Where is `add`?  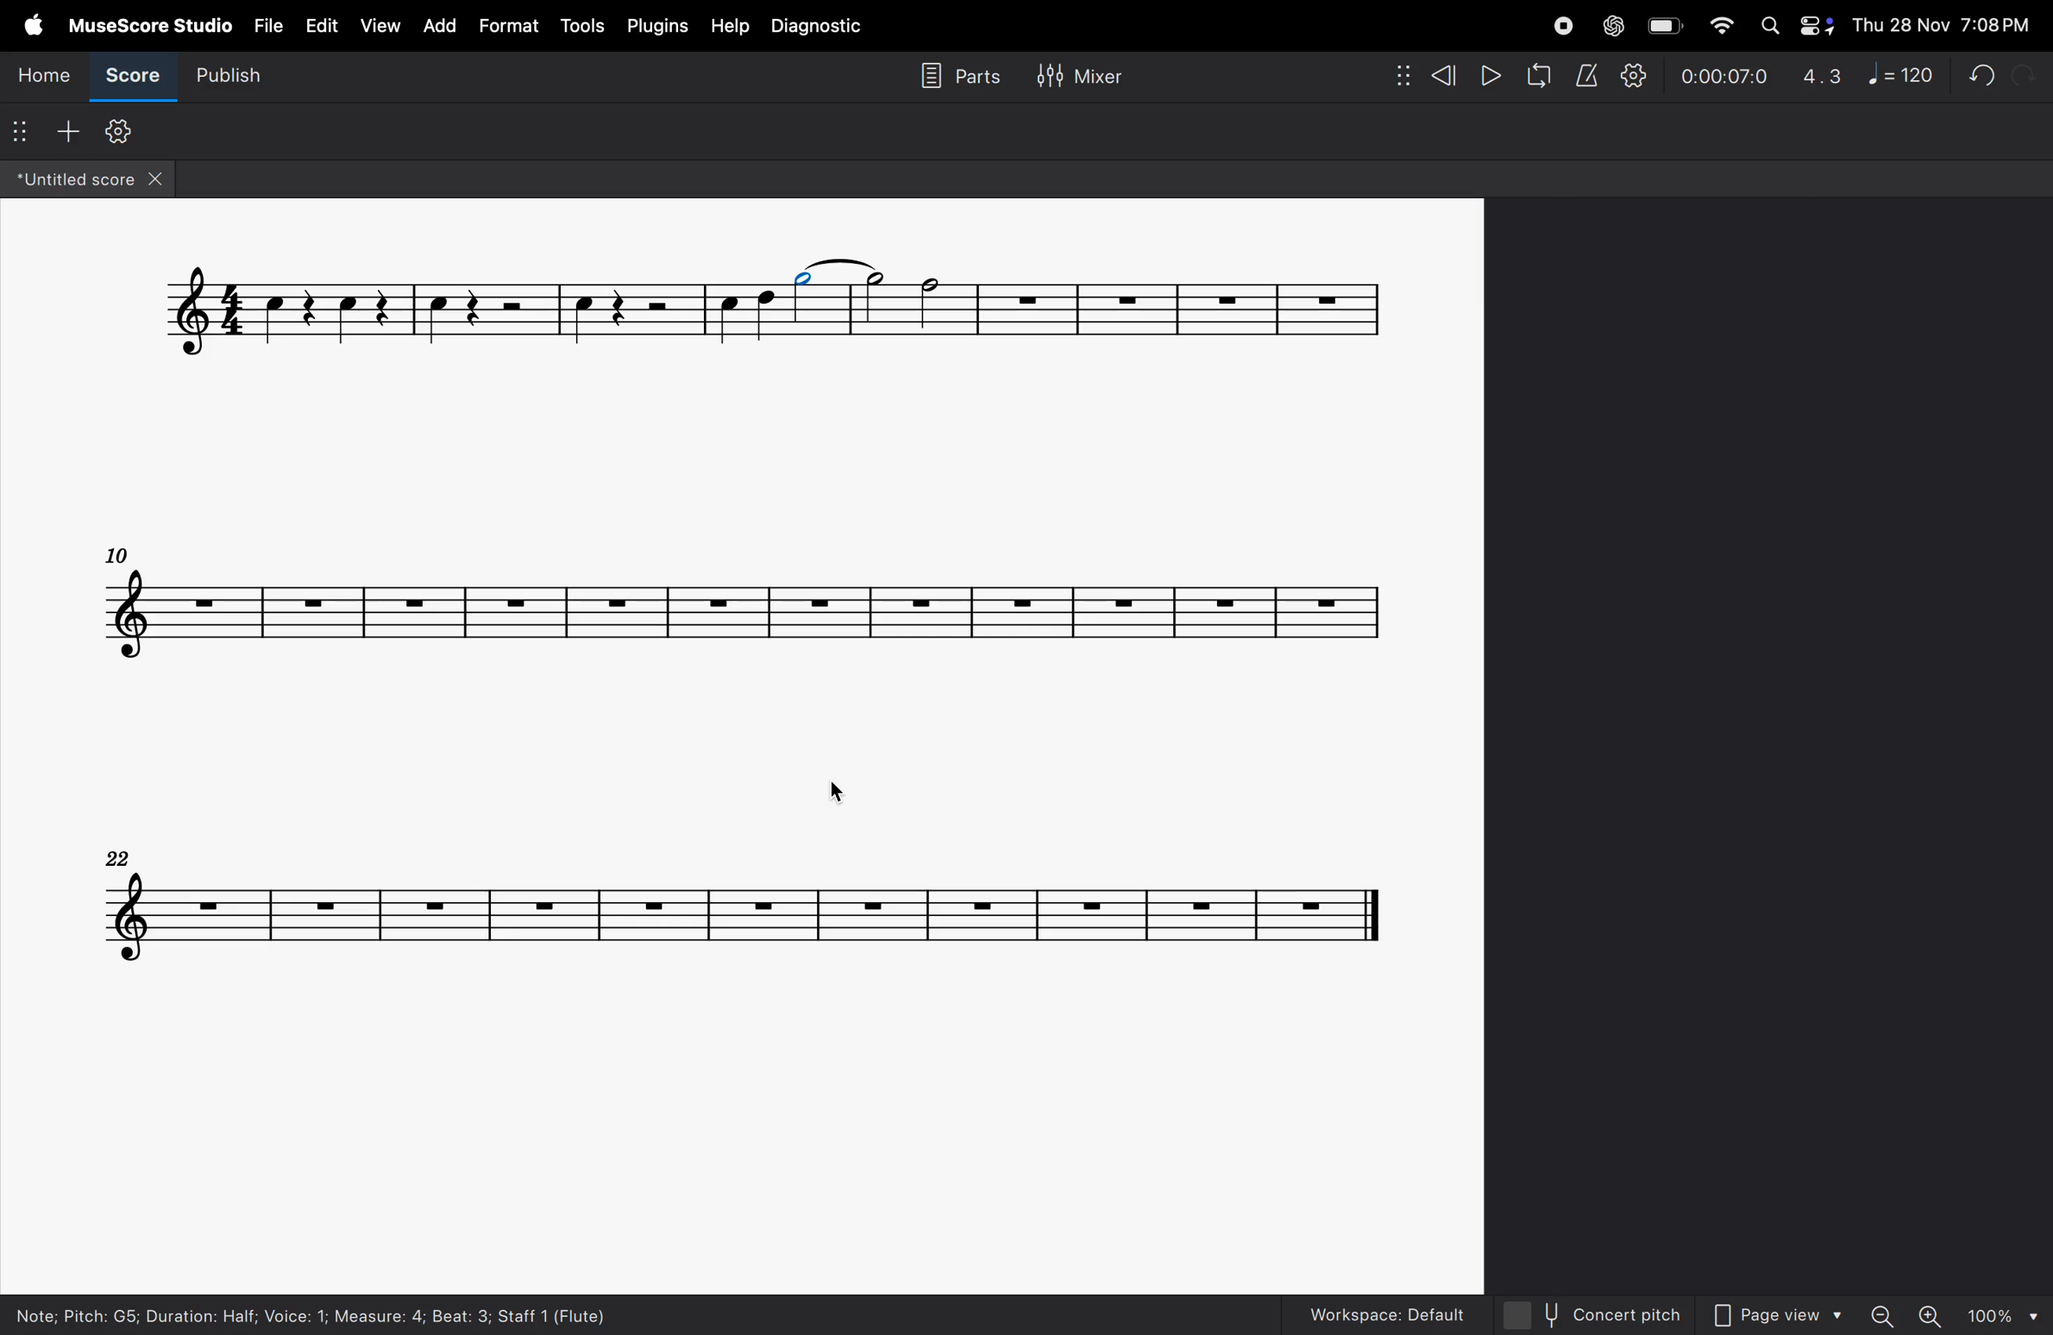
add is located at coordinates (63, 128).